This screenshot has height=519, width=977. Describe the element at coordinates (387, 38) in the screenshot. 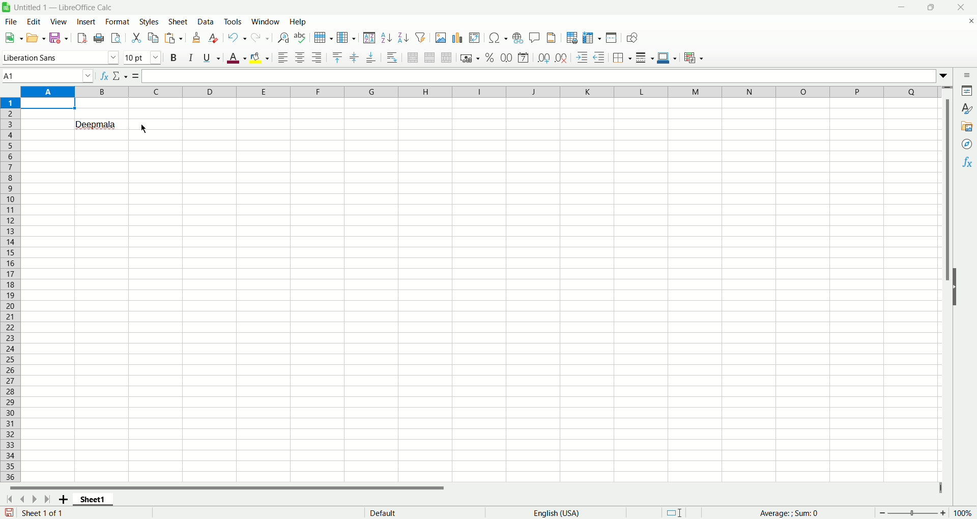

I see `Sort ascending` at that location.